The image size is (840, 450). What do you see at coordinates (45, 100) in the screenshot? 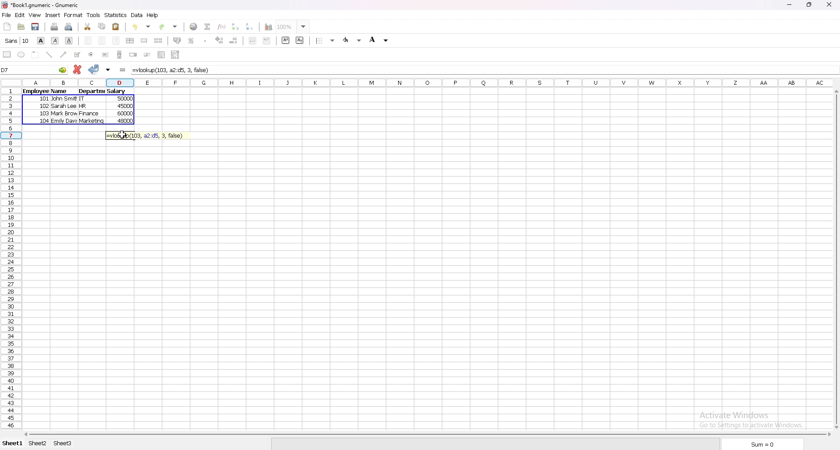
I see `101` at bounding box center [45, 100].